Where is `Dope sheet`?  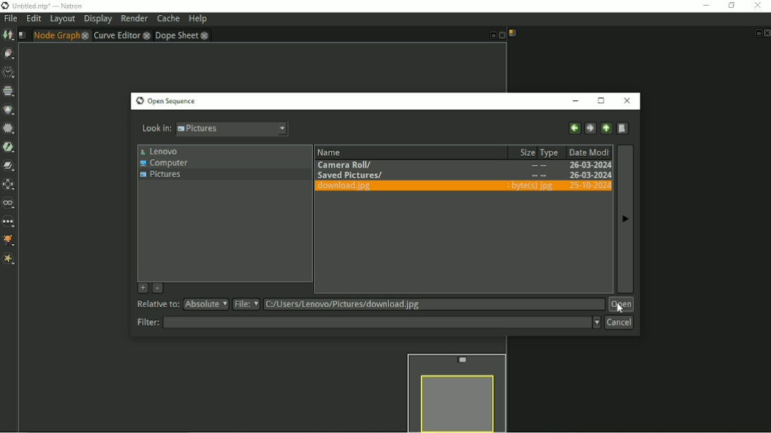
Dope sheet is located at coordinates (182, 35).